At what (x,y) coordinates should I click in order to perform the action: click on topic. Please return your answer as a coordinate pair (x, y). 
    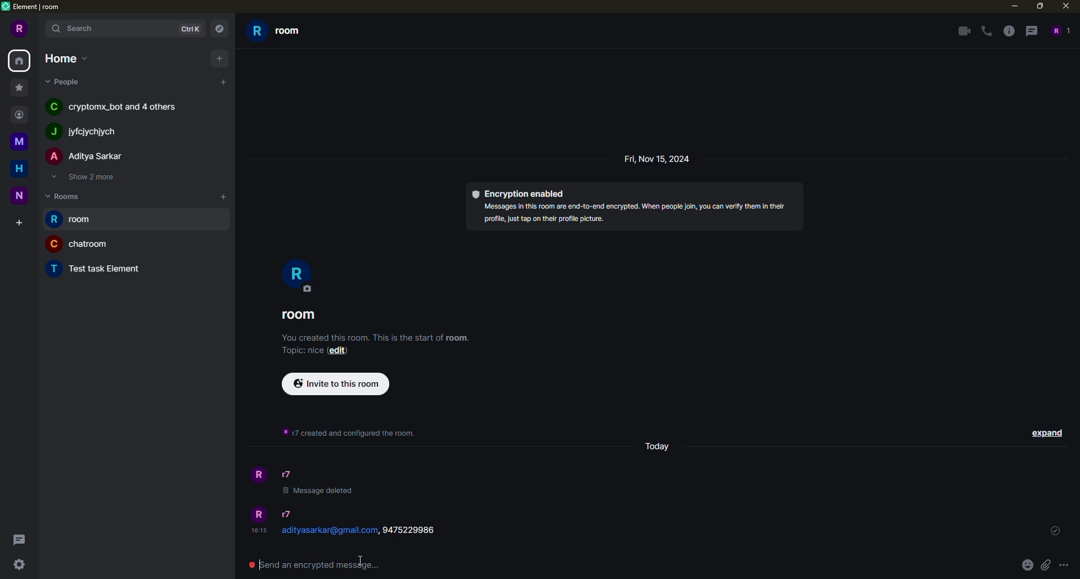
    Looking at the image, I should click on (301, 350).